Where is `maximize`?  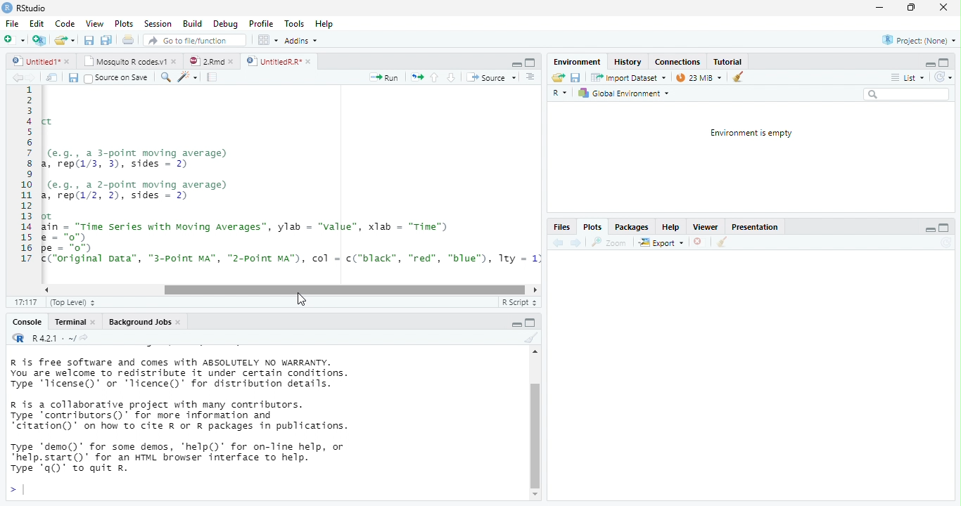
maximize is located at coordinates (943, 228).